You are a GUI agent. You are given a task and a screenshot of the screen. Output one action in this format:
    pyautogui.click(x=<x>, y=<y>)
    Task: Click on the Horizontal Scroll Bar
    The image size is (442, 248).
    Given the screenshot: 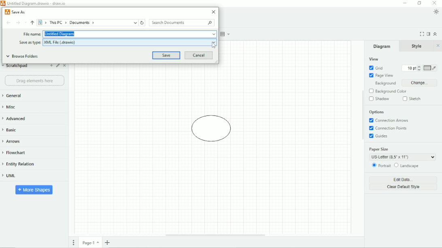 What is the action you would take?
    pyautogui.click(x=215, y=235)
    